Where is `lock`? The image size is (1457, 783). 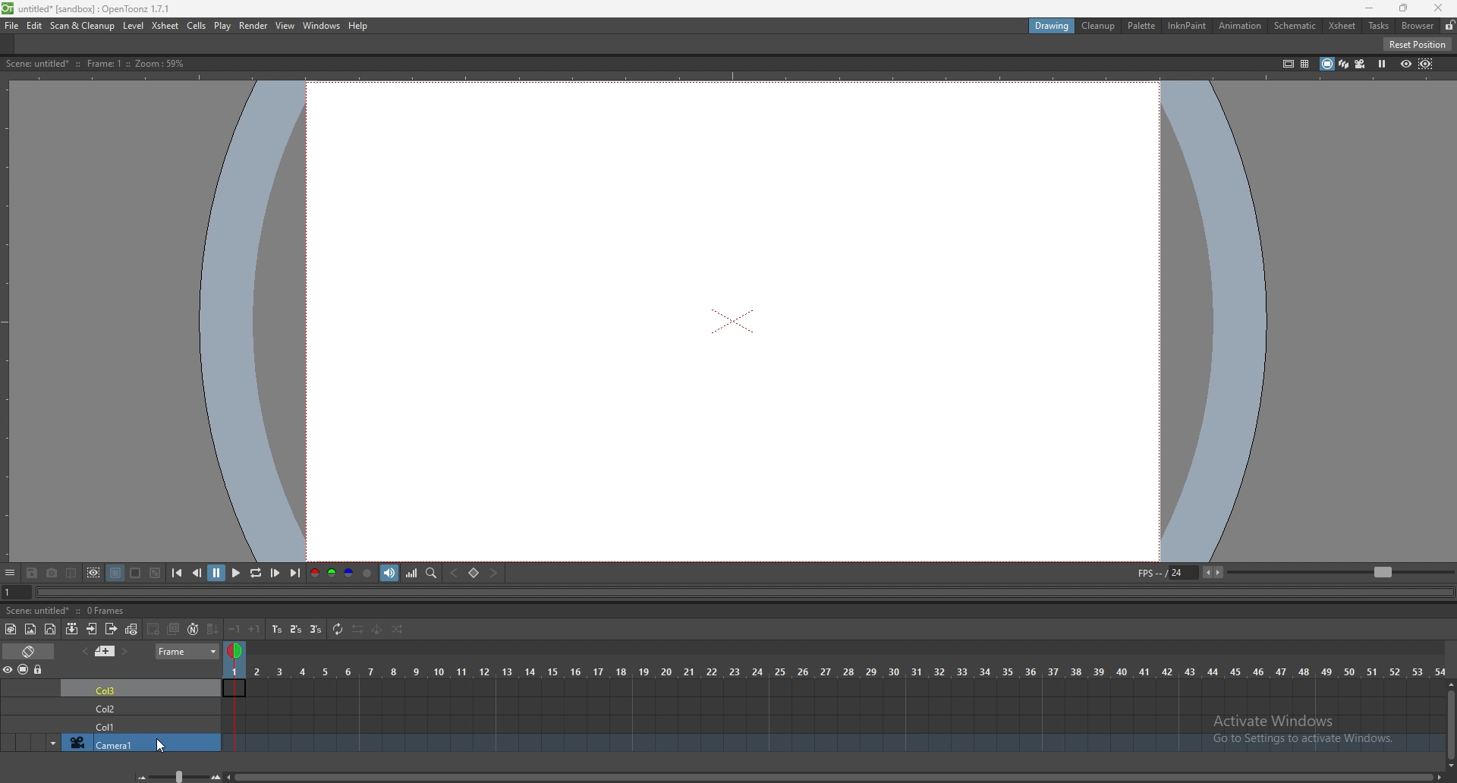 lock is located at coordinates (1449, 25).